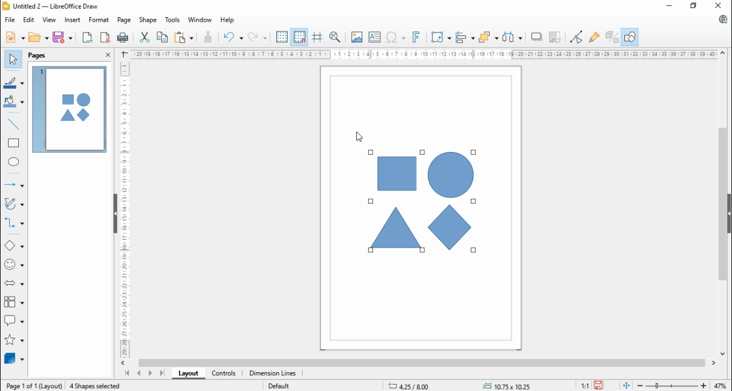  I want to click on show draw functions, so click(631, 35).